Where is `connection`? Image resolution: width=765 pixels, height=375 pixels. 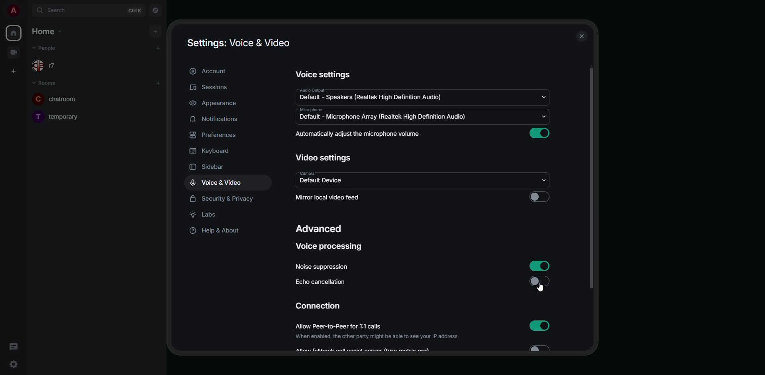 connection is located at coordinates (318, 307).